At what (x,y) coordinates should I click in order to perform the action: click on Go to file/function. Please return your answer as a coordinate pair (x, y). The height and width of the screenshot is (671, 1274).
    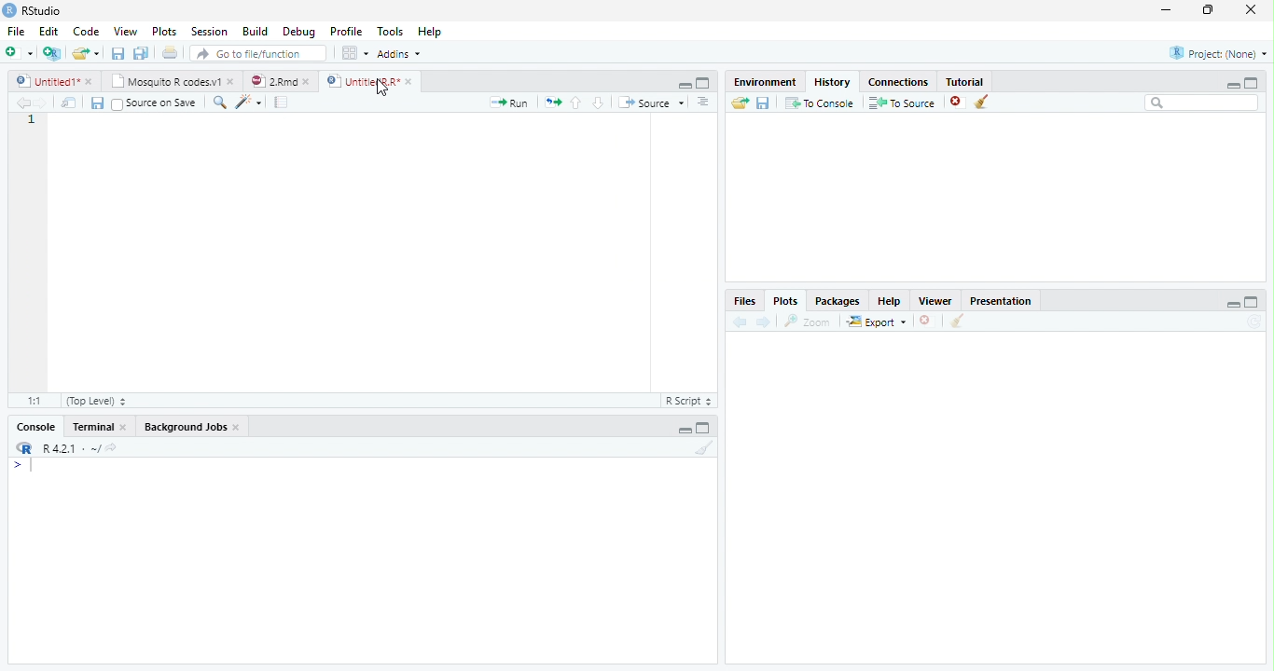
    Looking at the image, I should click on (259, 53).